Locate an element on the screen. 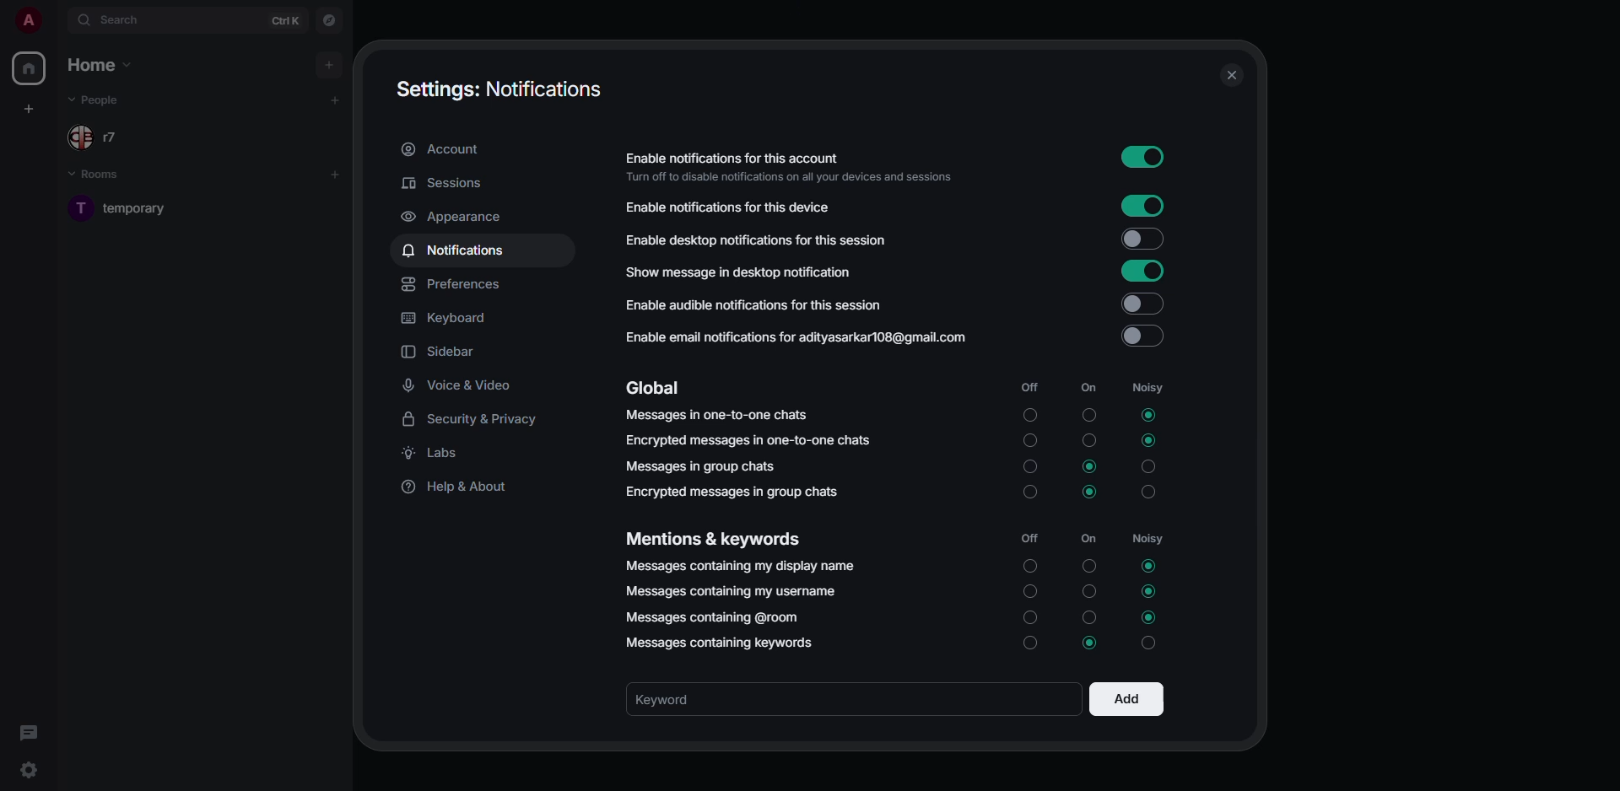 The width and height of the screenshot is (1620, 791). turn off is located at coordinates (1089, 592).